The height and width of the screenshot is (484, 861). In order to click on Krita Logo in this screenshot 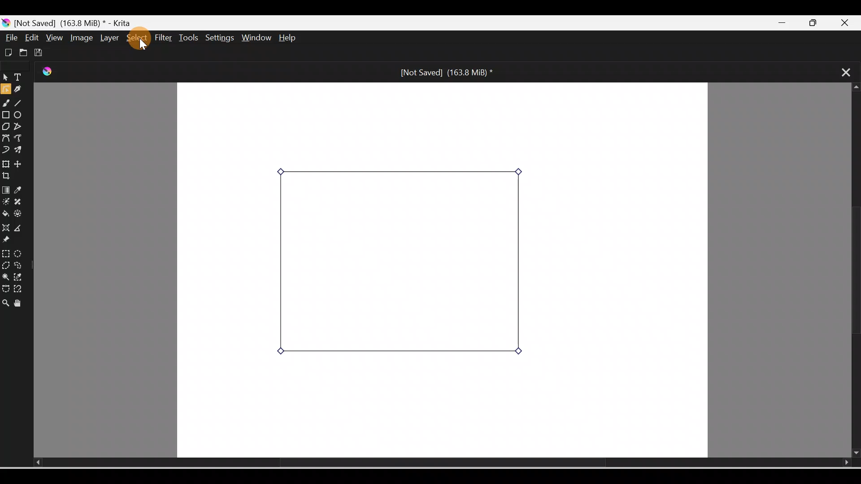, I will do `click(49, 72)`.